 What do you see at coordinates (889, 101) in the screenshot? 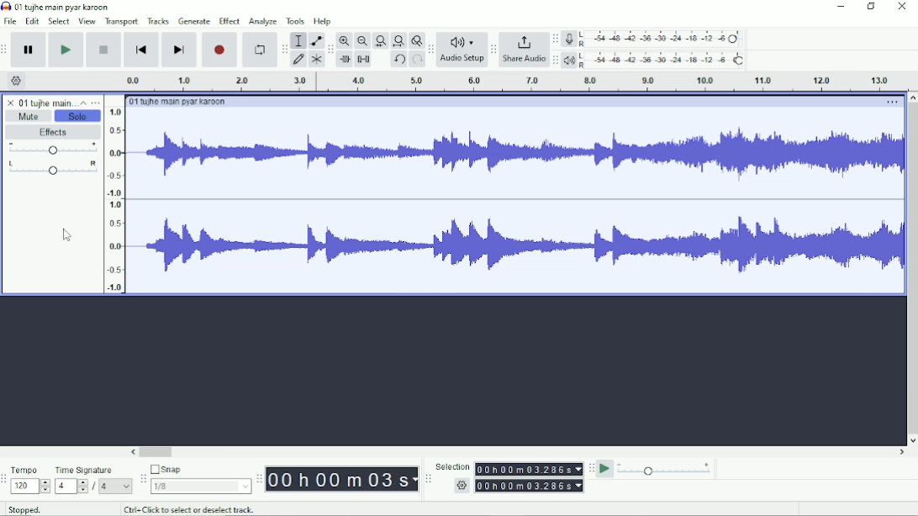
I see `More options` at bounding box center [889, 101].